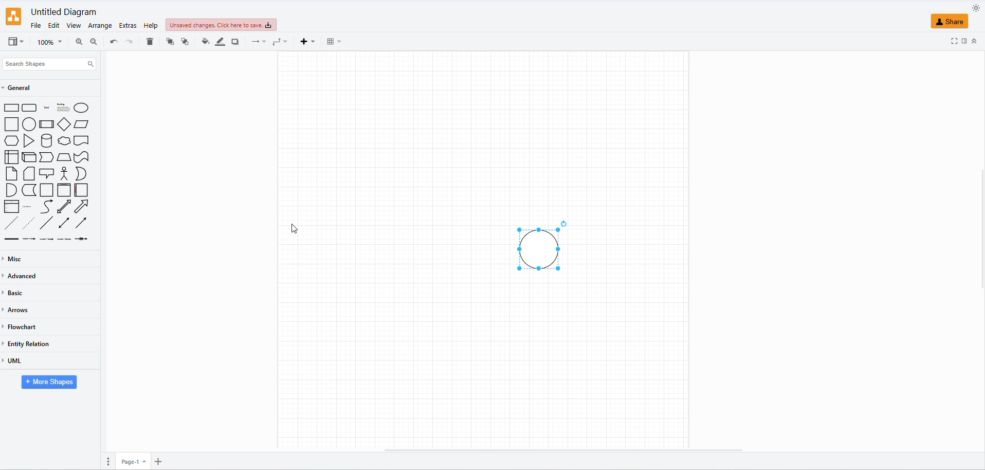 This screenshot has height=470, width=985. Describe the element at coordinates (52, 26) in the screenshot. I see `EDIT` at that location.